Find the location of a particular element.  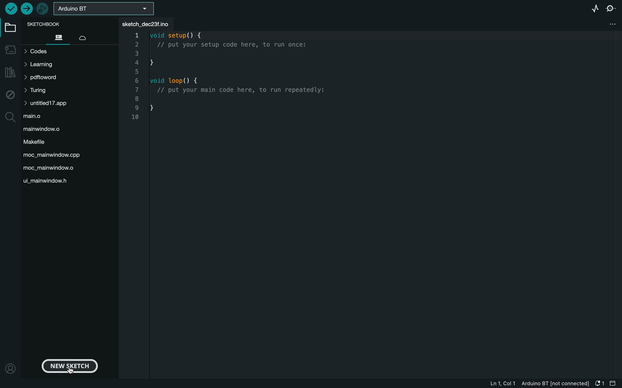

codes is located at coordinates (40, 51).